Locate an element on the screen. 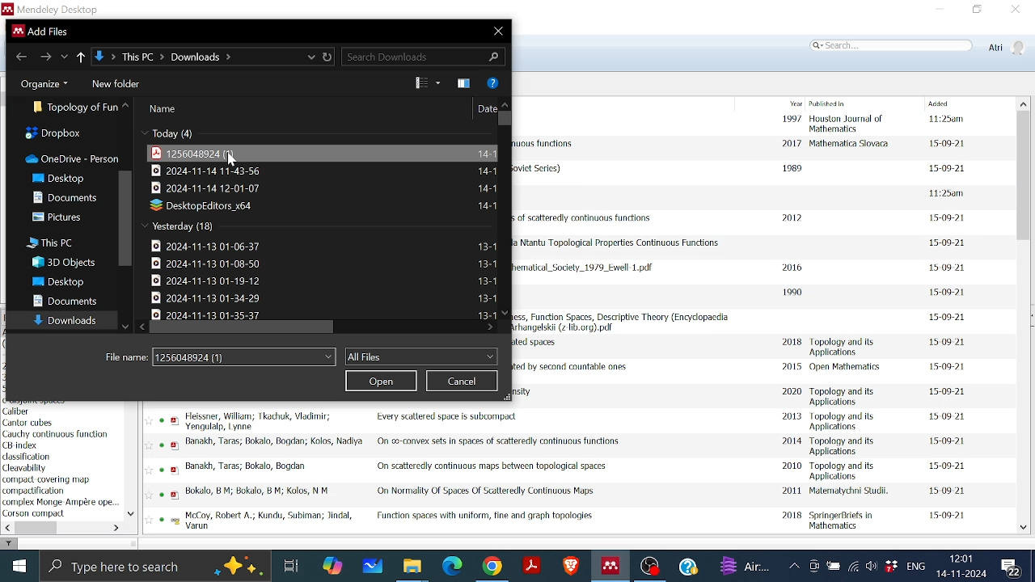 The height and width of the screenshot is (582, 1035). pdf is located at coordinates (175, 493).